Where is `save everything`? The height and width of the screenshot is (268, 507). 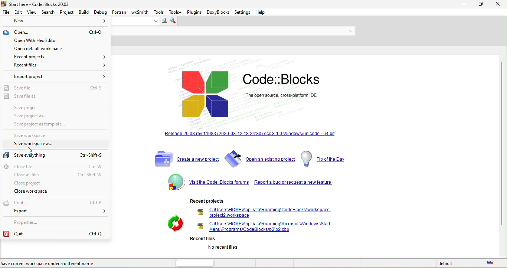 save everything is located at coordinates (52, 155).